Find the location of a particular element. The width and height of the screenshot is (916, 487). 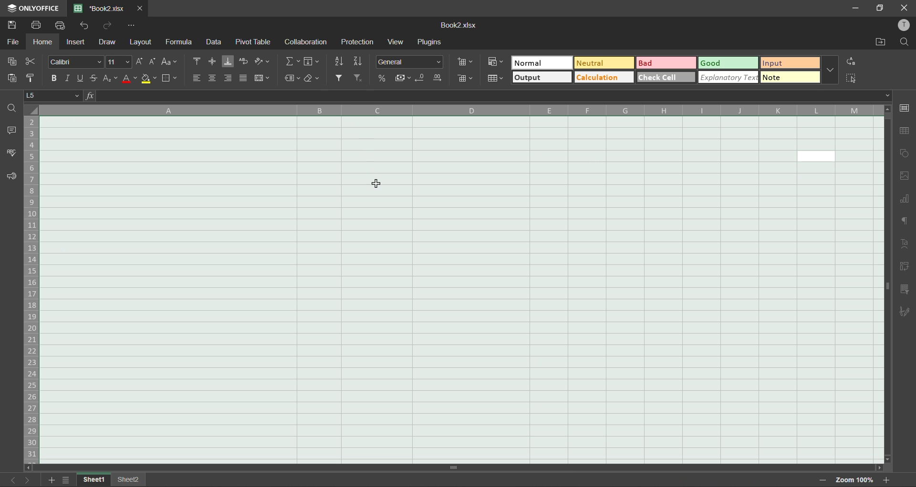

spellcheck is located at coordinates (10, 154).